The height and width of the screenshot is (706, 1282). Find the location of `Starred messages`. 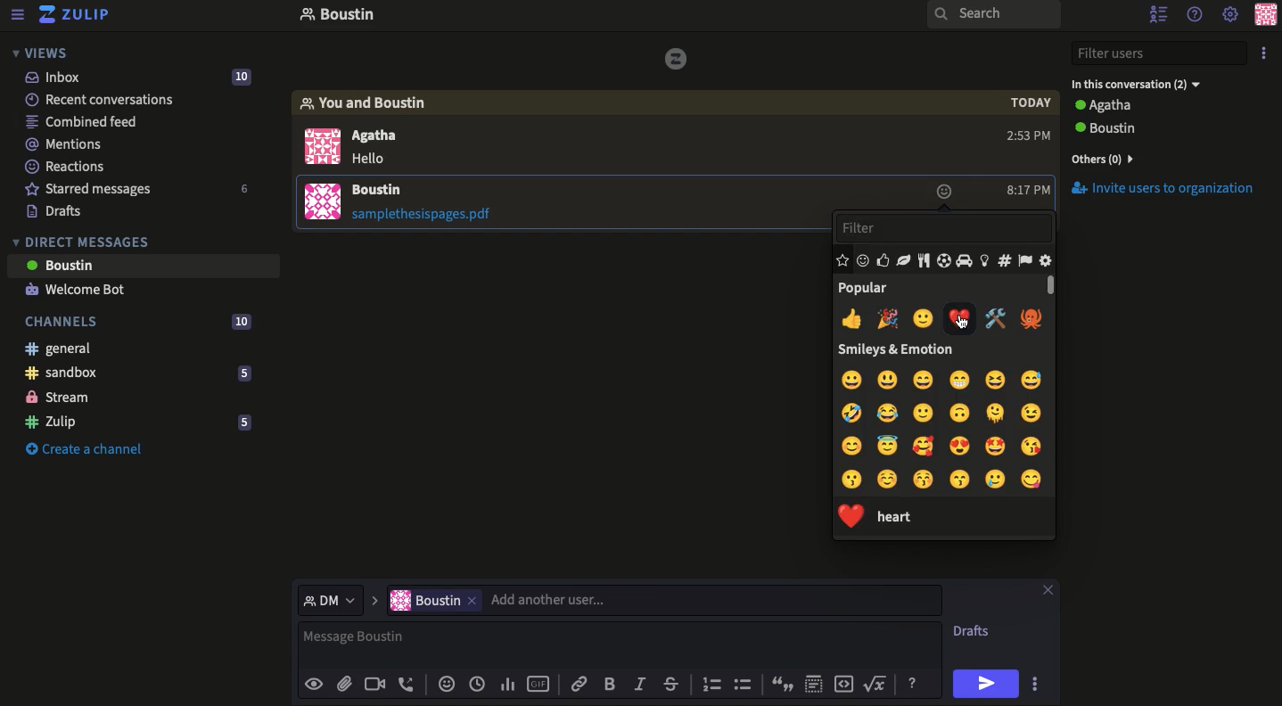

Starred messages is located at coordinates (138, 190).